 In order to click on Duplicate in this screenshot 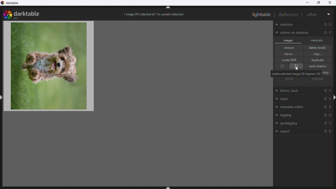, I will do `click(319, 60)`.